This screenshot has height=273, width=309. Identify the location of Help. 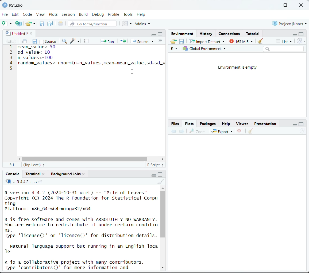
(142, 14).